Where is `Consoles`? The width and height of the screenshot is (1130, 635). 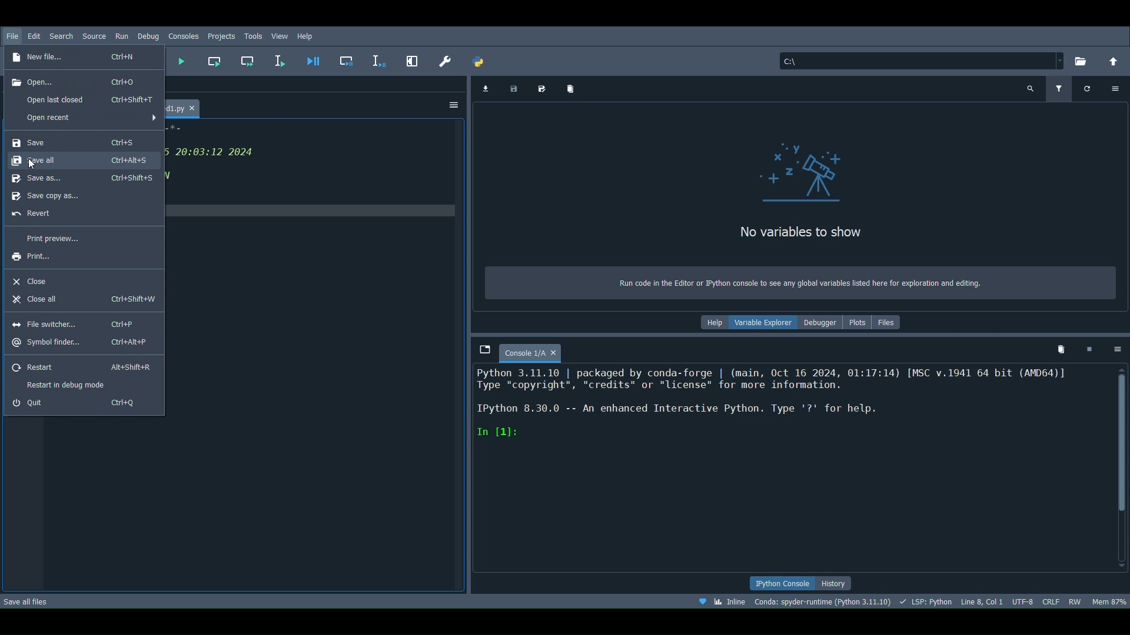
Consoles is located at coordinates (184, 36).